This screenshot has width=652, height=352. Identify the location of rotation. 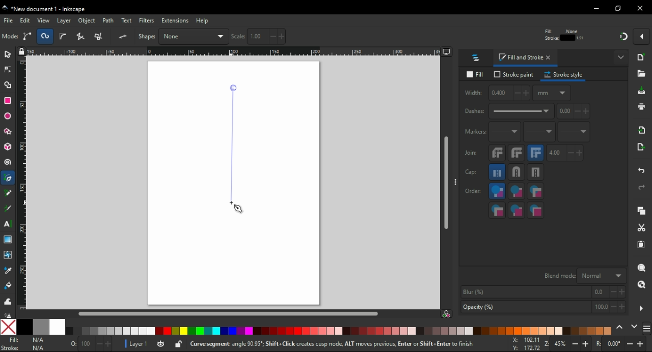
(620, 344).